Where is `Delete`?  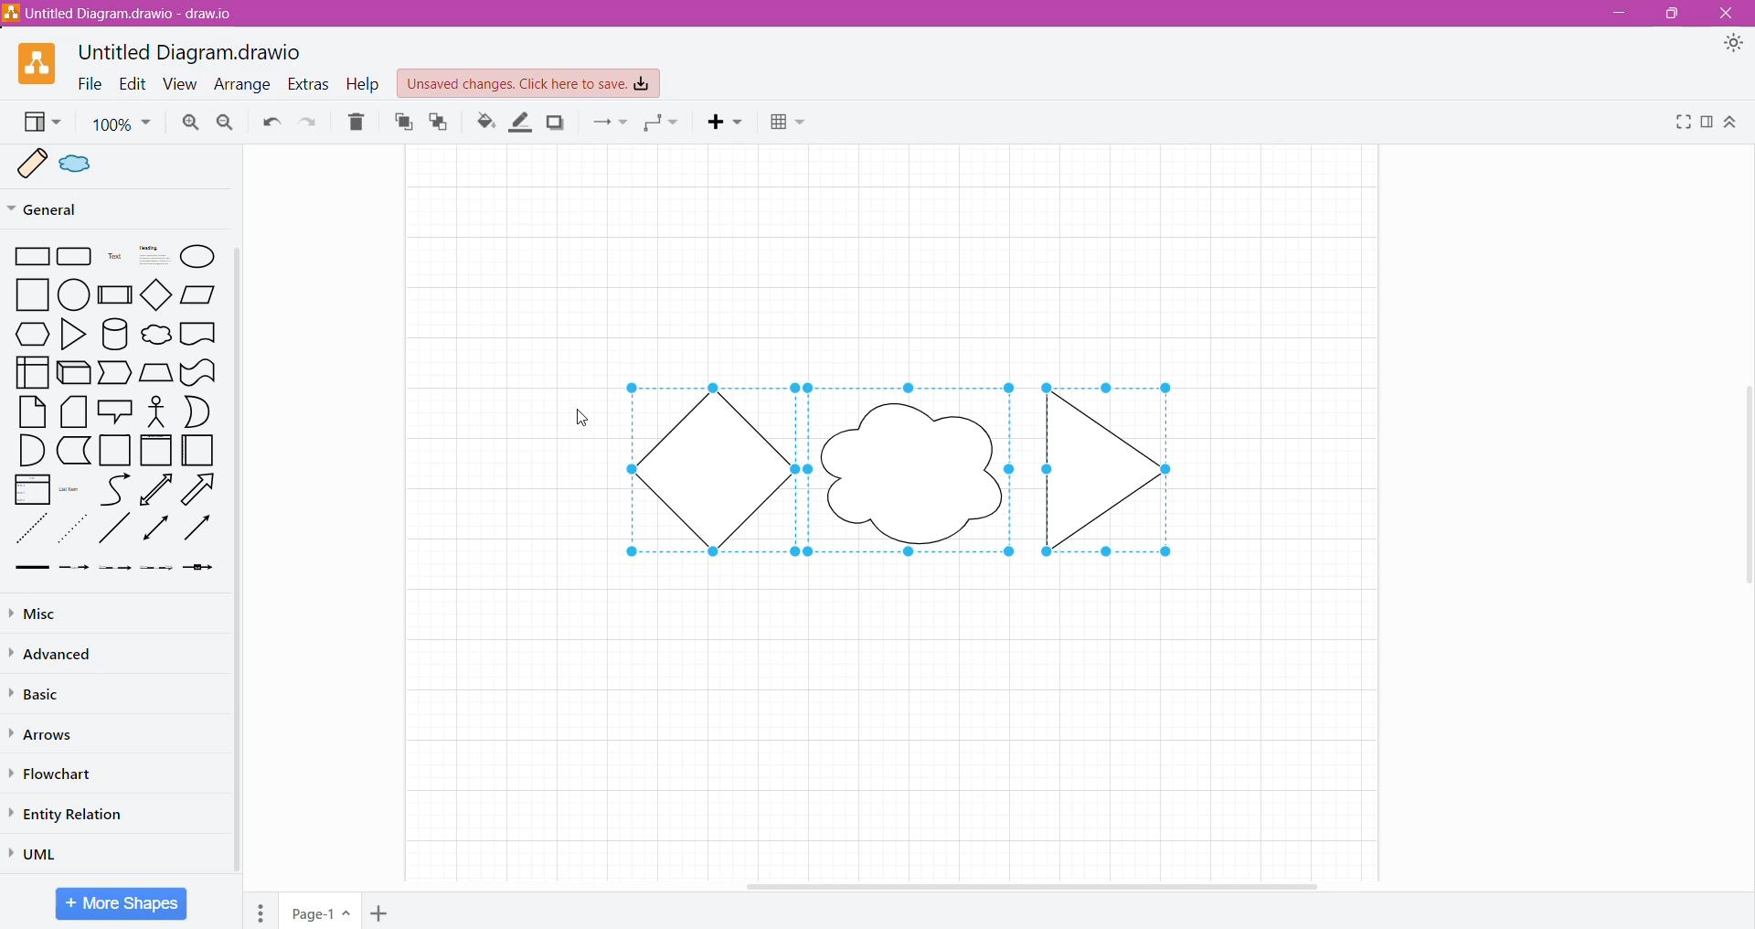 Delete is located at coordinates (359, 123).